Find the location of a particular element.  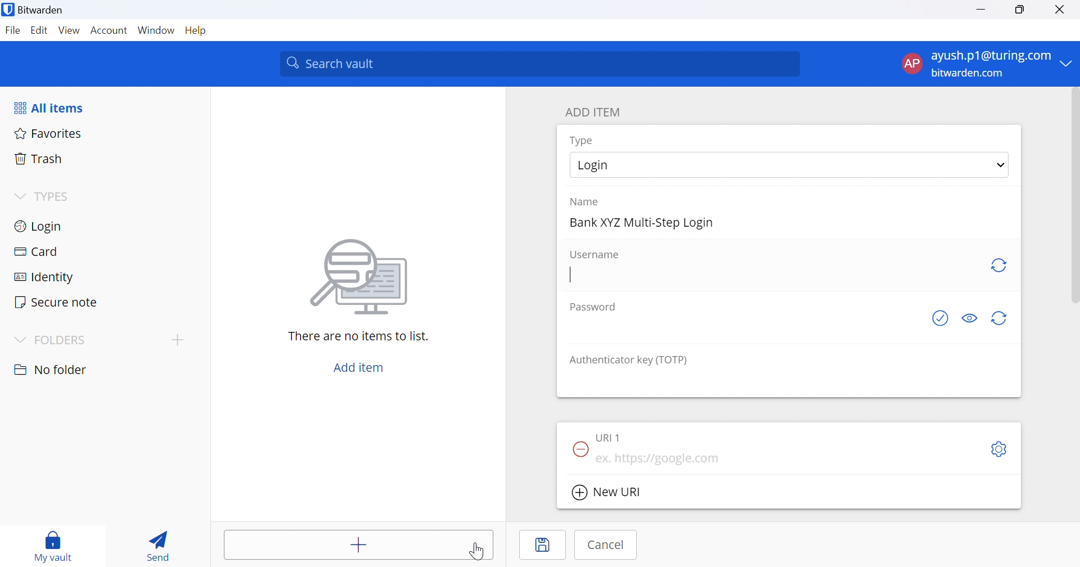

Favorites is located at coordinates (48, 133).